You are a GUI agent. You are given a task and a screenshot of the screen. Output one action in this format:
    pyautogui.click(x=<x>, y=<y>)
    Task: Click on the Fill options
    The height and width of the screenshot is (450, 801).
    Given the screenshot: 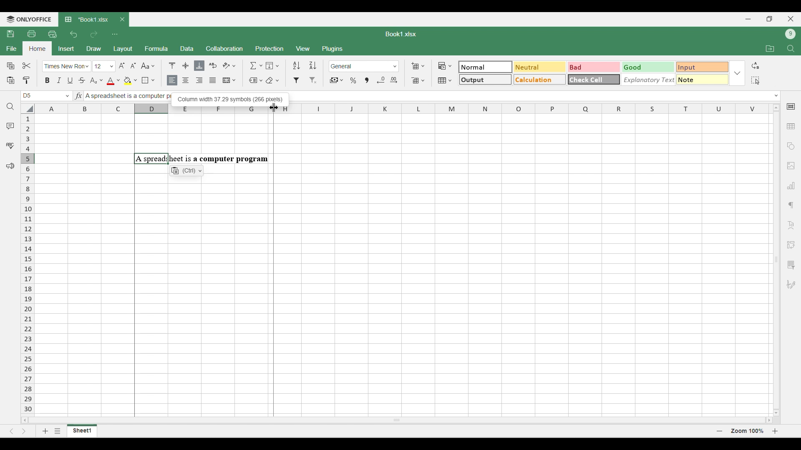 What is the action you would take?
    pyautogui.click(x=272, y=65)
    